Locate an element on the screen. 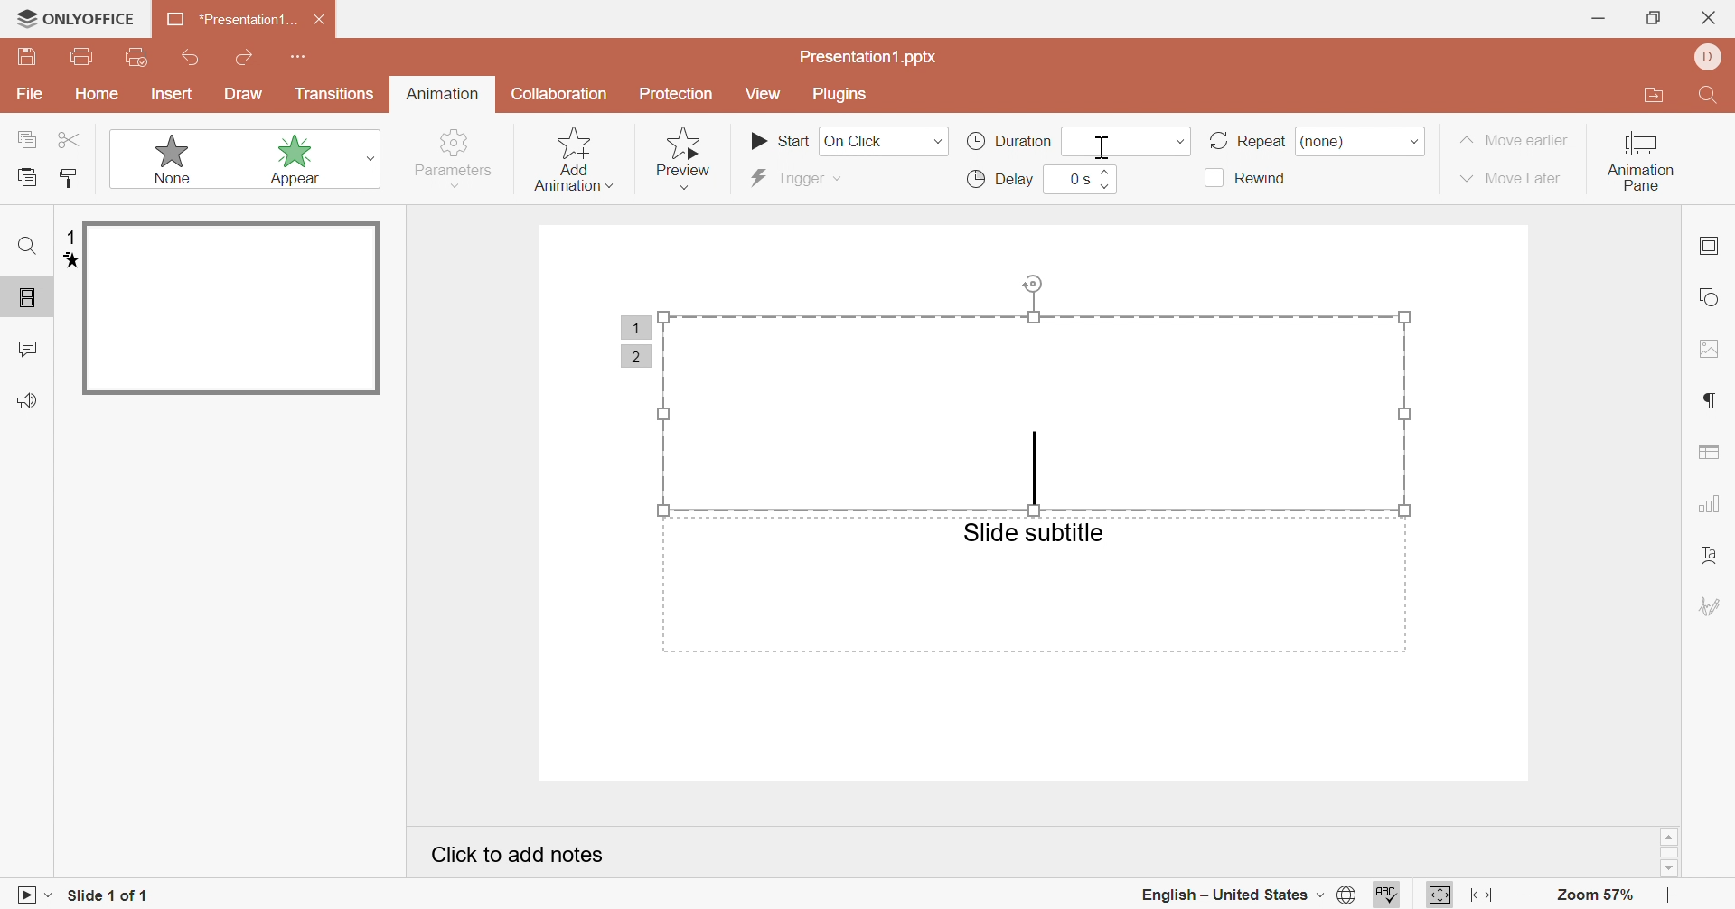 The height and width of the screenshot is (909, 1735). scroll bar is located at coordinates (1670, 854).